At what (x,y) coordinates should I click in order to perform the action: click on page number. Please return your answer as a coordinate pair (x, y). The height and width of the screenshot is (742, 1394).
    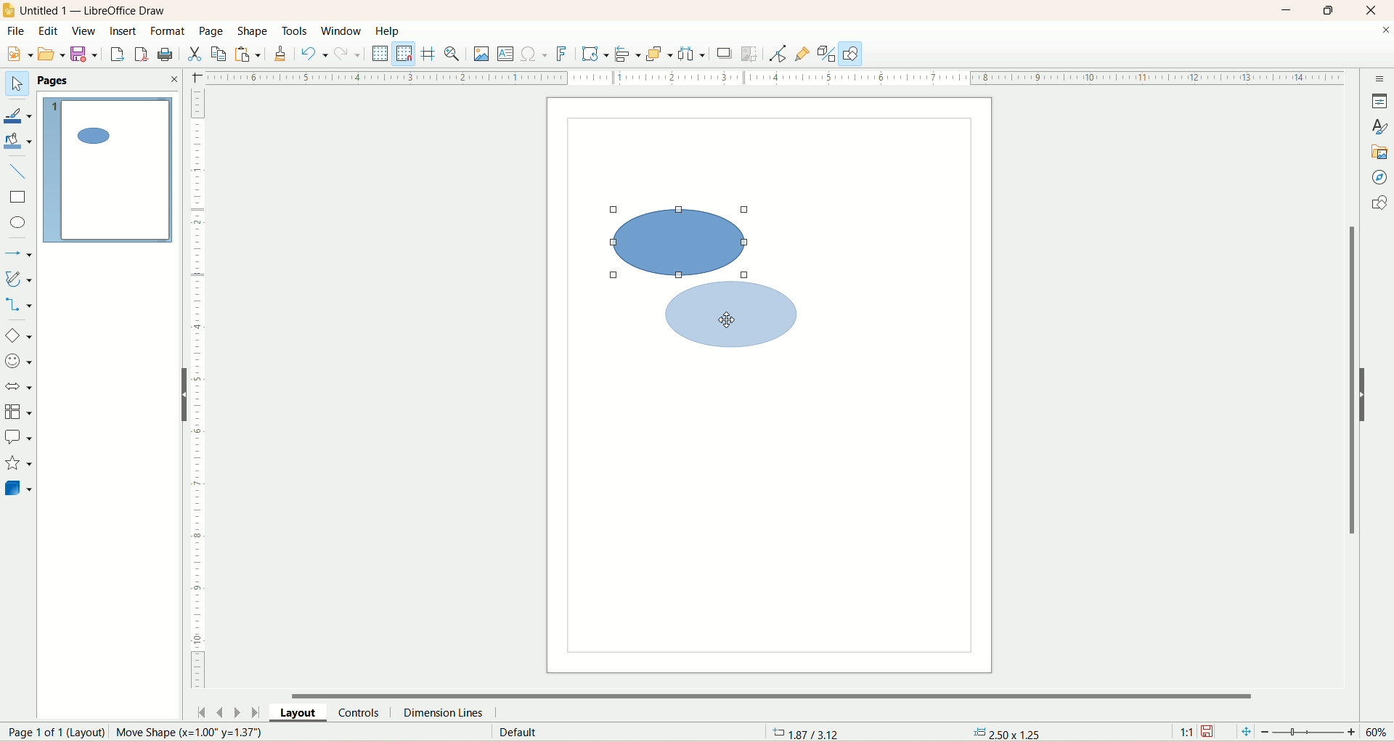
    Looking at the image, I should click on (135, 732).